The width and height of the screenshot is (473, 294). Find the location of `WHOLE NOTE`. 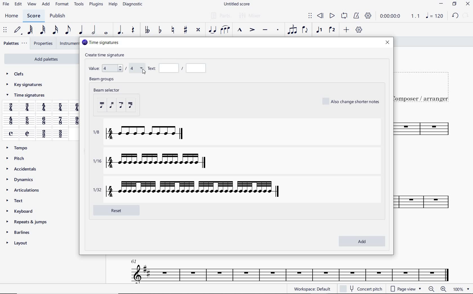

WHOLE NOTE is located at coordinates (106, 34).